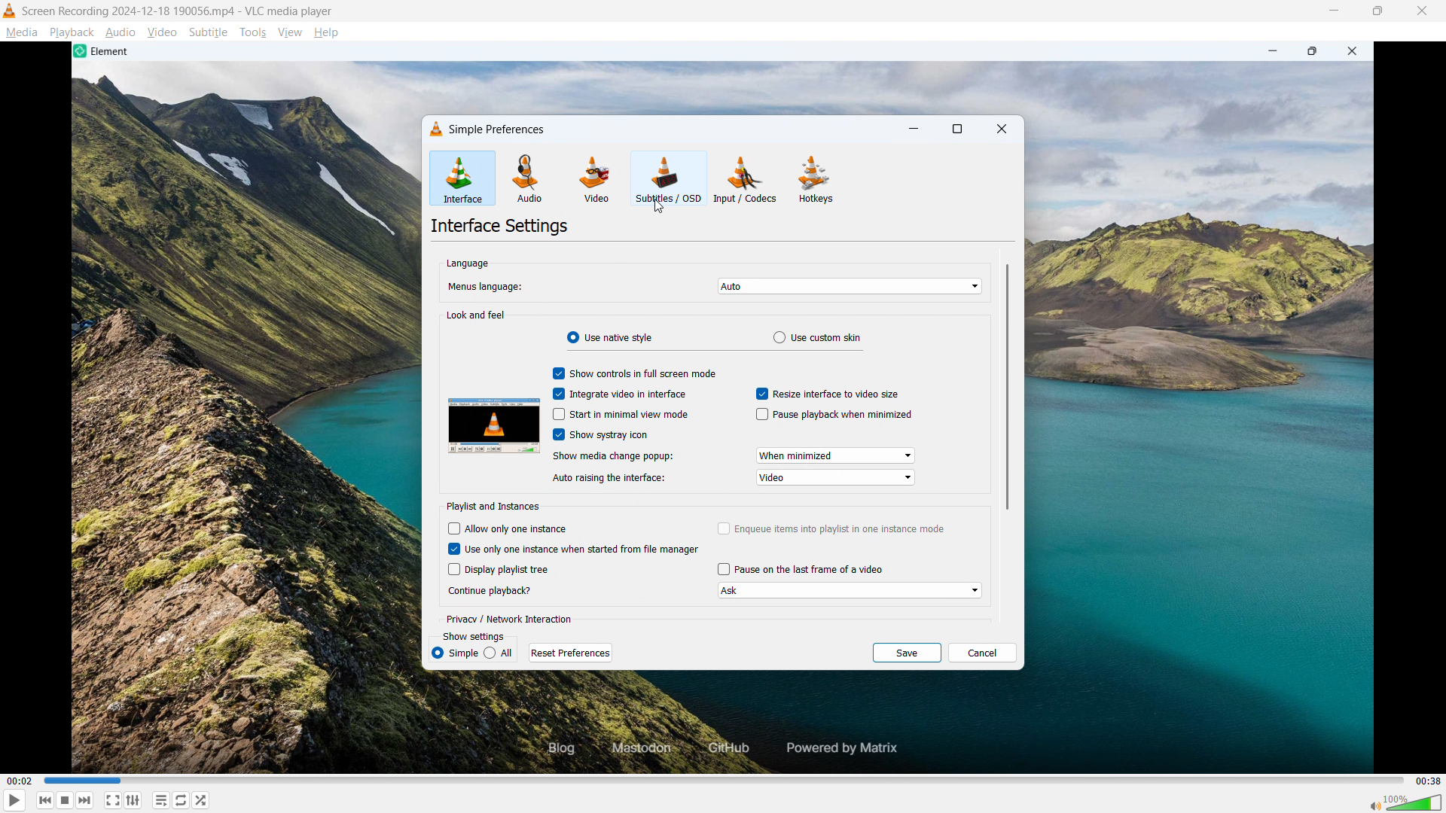 The height and width of the screenshot is (813, 1446). I want to click on checkbox, so click(450, 548).